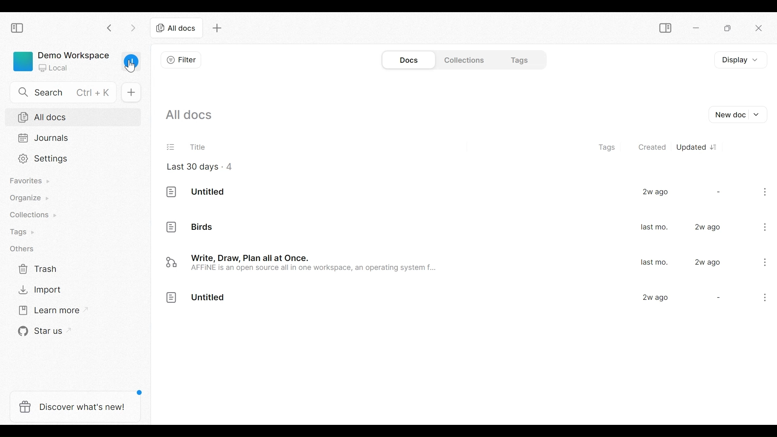  What do you see at coordinates (664, 28) in the screenshot?
I see `Show/Hide Sidebar` at bounding box center [664, 28].